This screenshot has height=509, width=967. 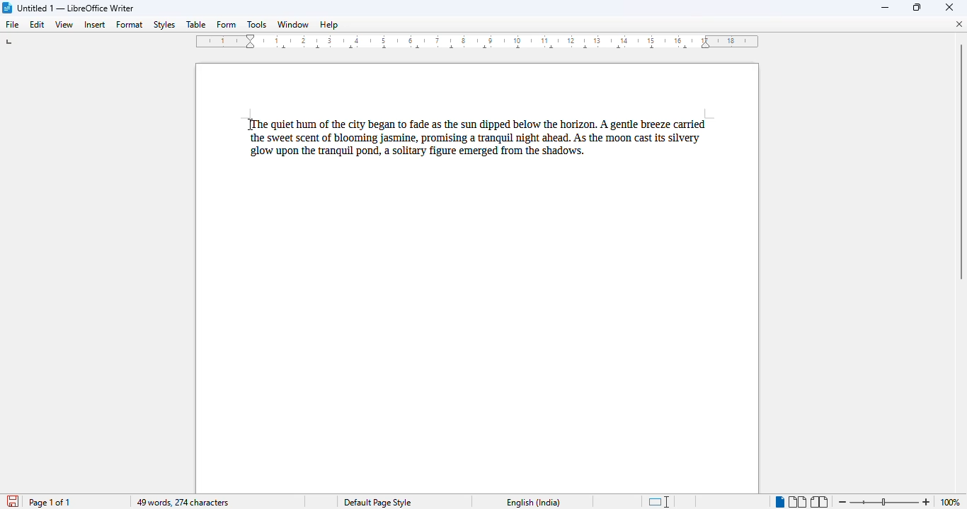 What do you see at coordinates (918, 7) in the screenshot?
I see `maximize` at bounding box center [918, 7].